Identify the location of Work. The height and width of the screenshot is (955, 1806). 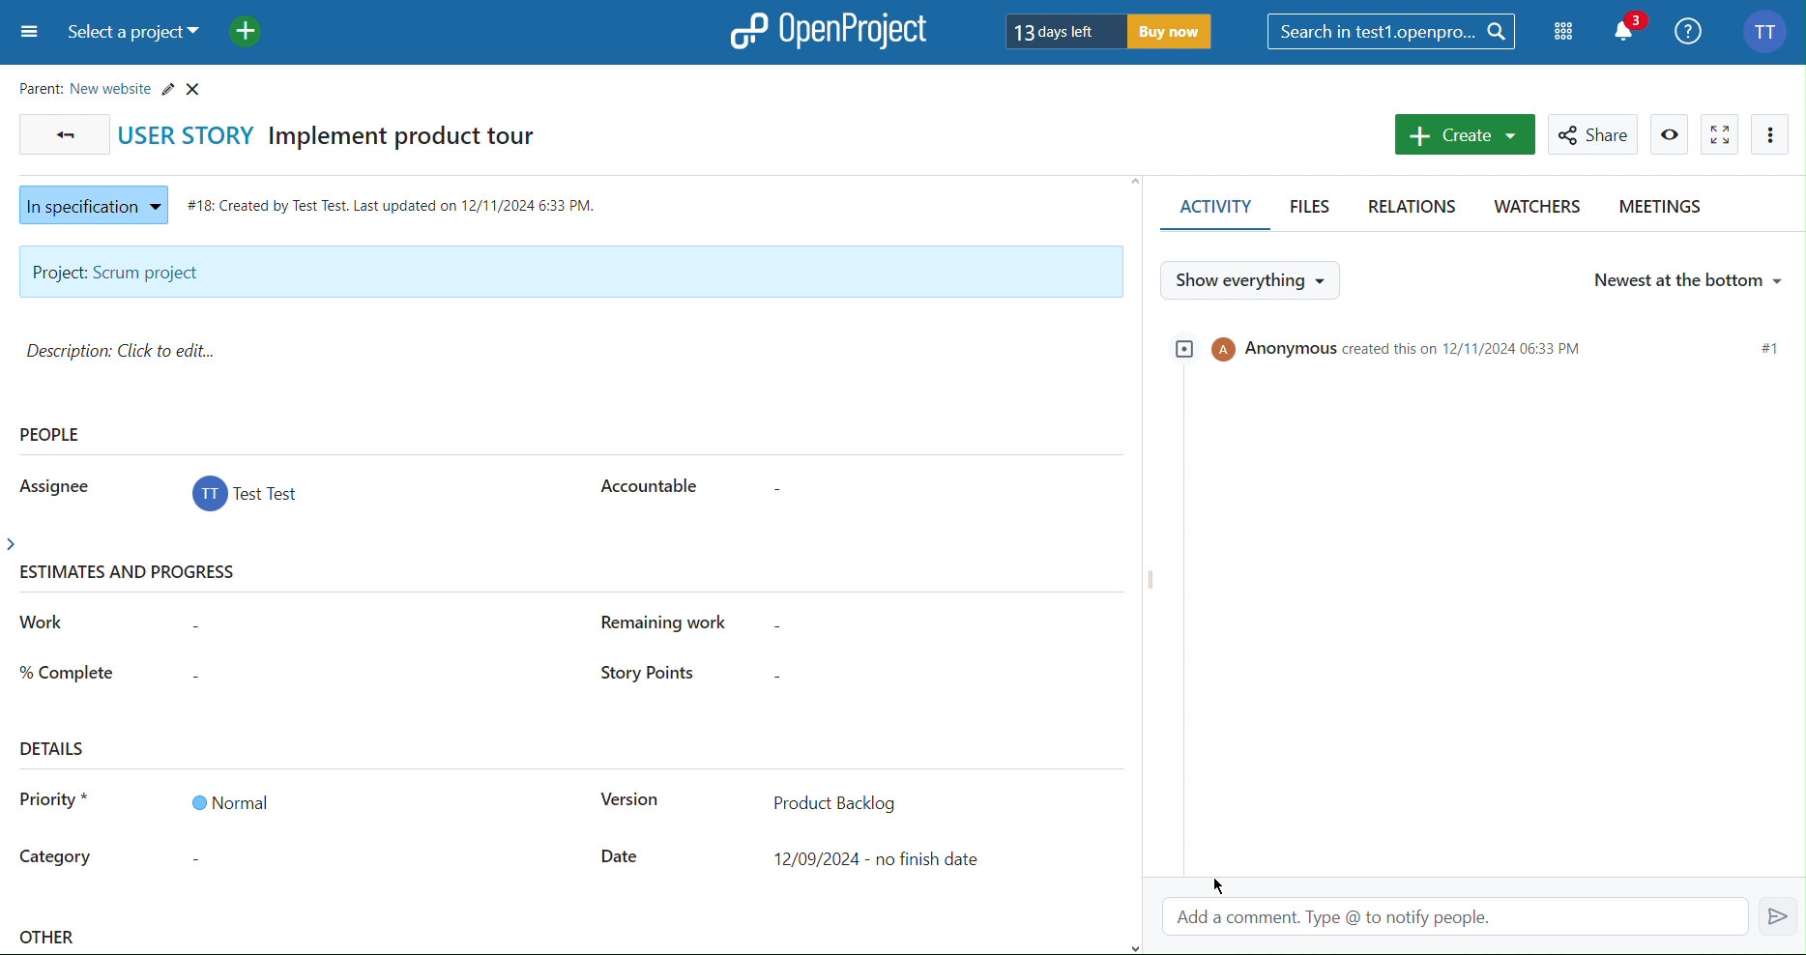
(44, 622).